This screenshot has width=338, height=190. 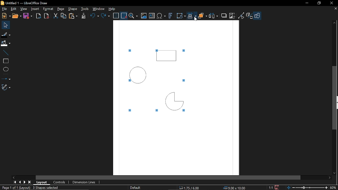 What do you see at coordinates (111, 9) in the screenshot?
I see `Help` at bounding box center [111, 9].